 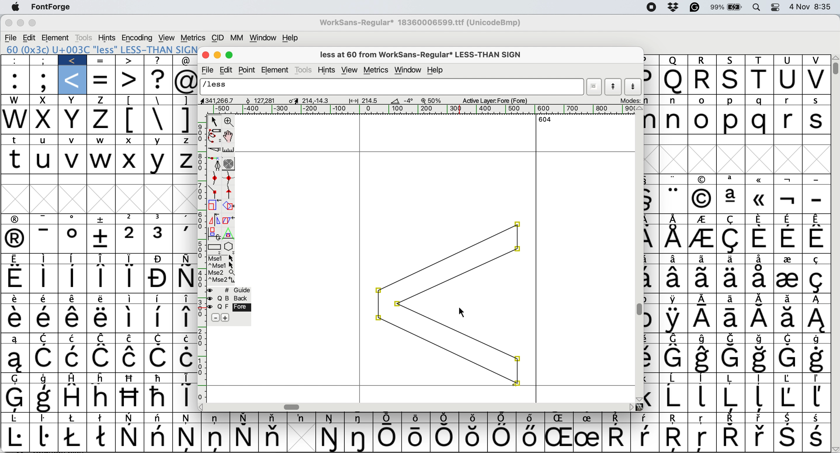 What do you see at coordinates (788, 79) in the screenshot?
I see `u` at bounding box center [788, 79].